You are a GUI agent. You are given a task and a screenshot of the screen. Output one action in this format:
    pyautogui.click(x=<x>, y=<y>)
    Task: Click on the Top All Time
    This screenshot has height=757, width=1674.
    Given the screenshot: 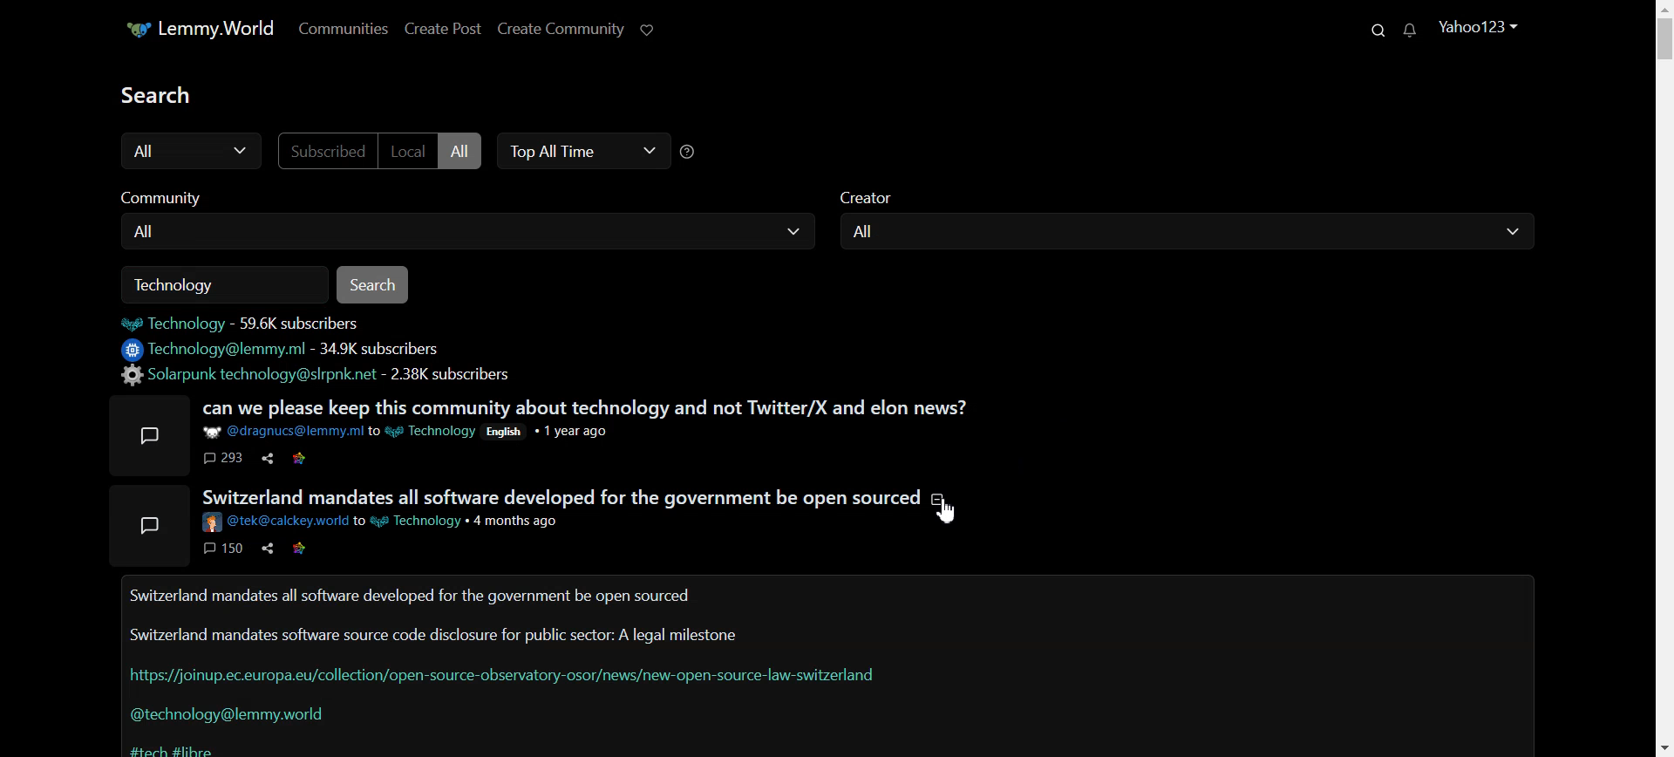 What is the action you would take?
    pyautogui.click(x=580, y=150)
    